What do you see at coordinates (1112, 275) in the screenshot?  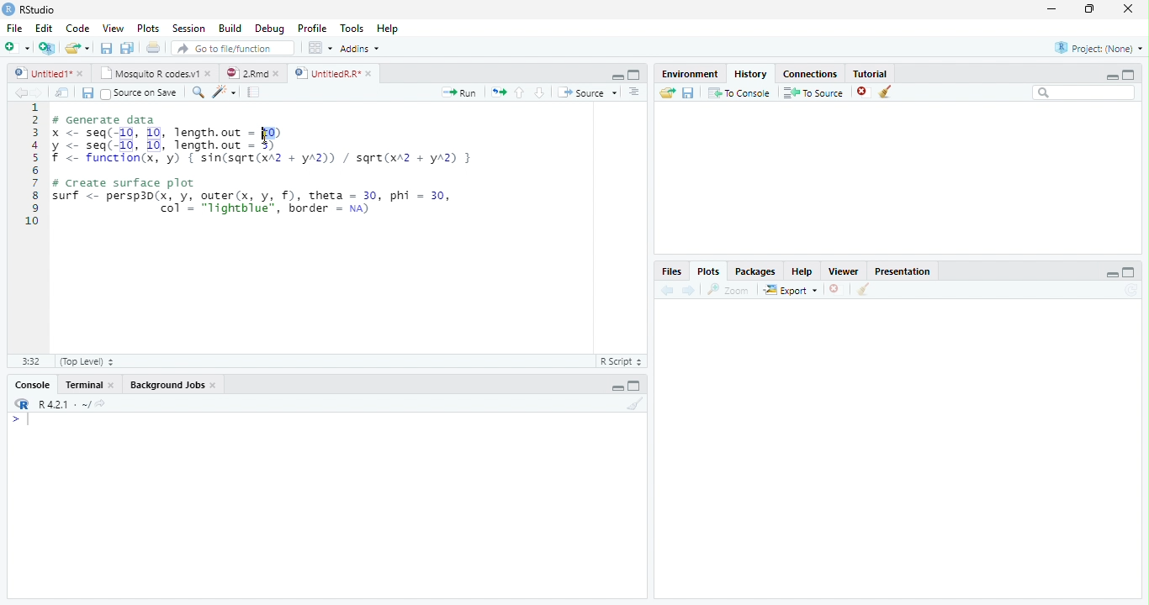 I see `minimize` at bounding box center [1112, 275].